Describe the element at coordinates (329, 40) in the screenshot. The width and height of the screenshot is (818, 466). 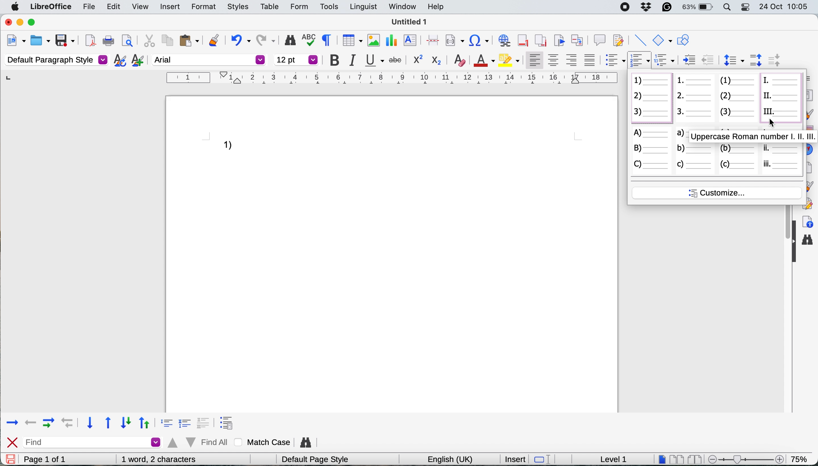
I see `toggle formatting marks` at that location.